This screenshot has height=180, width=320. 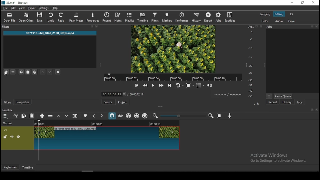 What do you see at coordinates (173, 77) in the screenshot?
I see `video time duration bar` at bounding box center [173, 77].